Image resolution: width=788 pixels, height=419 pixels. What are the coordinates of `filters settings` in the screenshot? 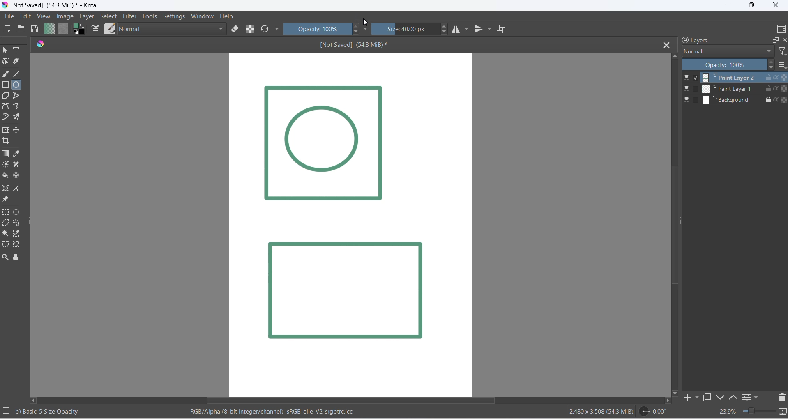 It's located at (758, 396).